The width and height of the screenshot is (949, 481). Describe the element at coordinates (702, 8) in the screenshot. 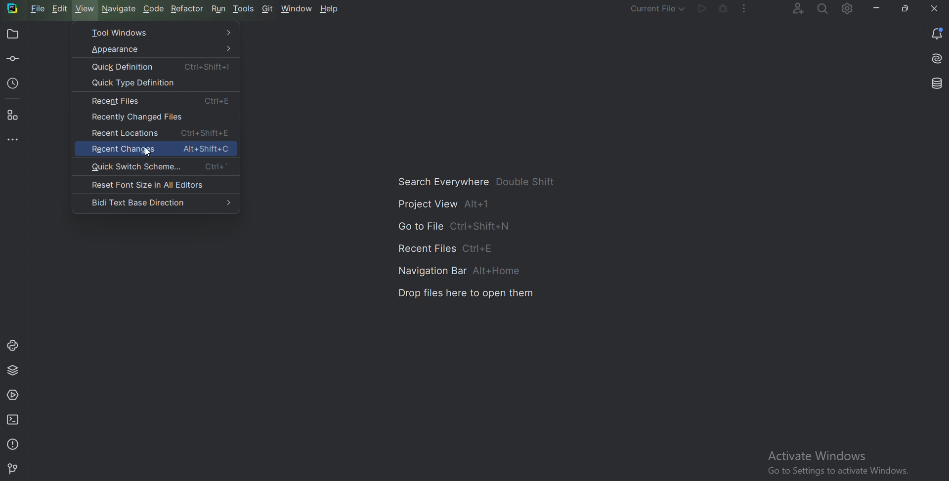

I see `Run ` at that location.